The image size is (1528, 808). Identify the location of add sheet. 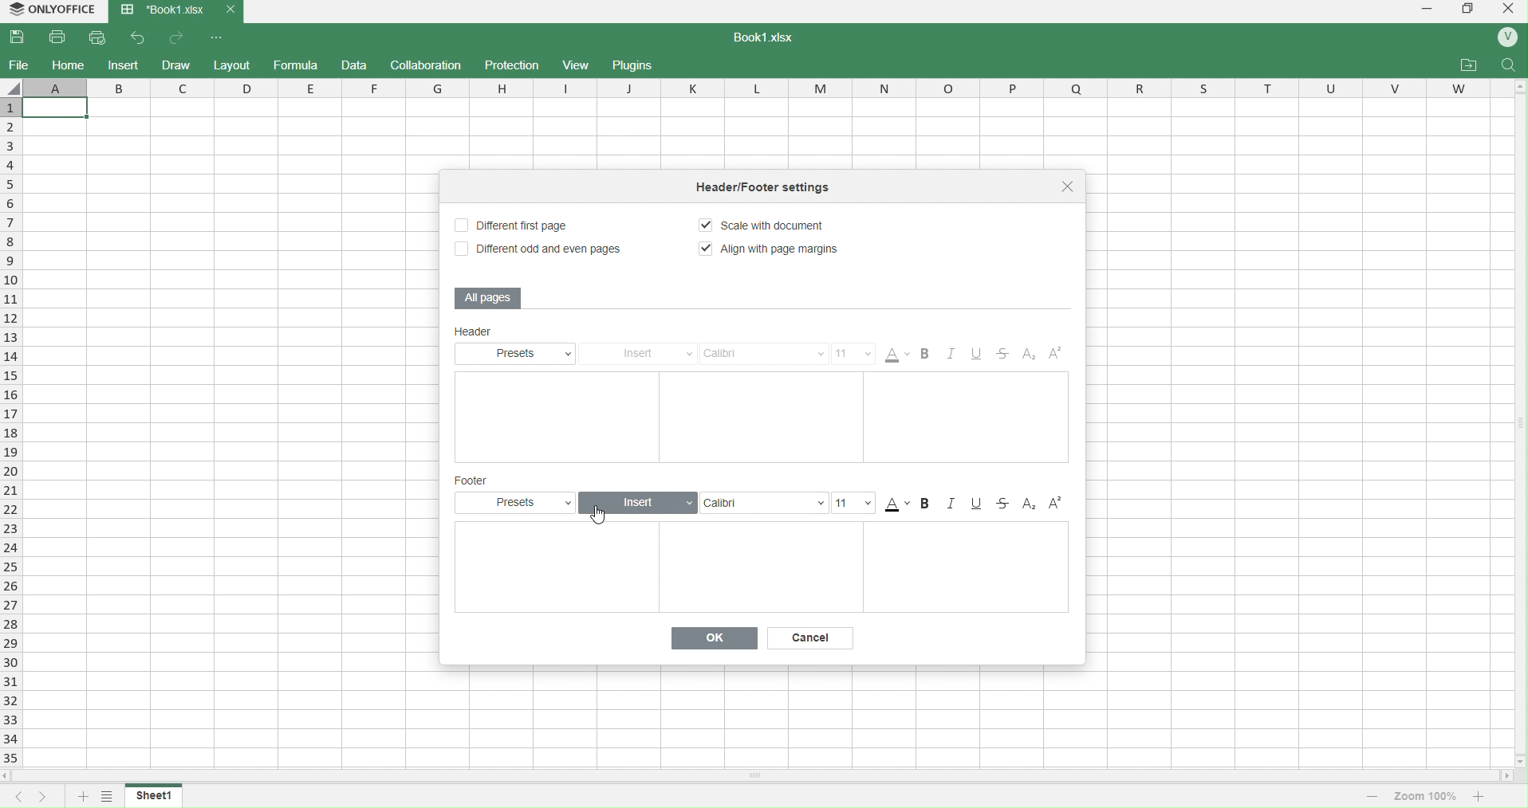
(81, 798).